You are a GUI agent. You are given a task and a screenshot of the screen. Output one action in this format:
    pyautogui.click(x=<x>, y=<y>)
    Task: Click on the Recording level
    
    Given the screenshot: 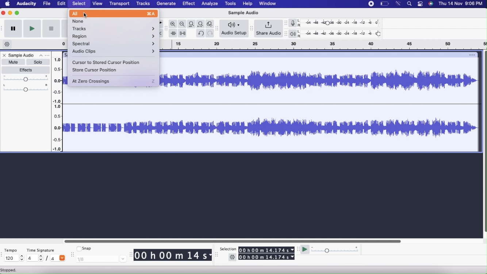 What is the action you would take?
    pyautogui.click(x=341, y=22)
    